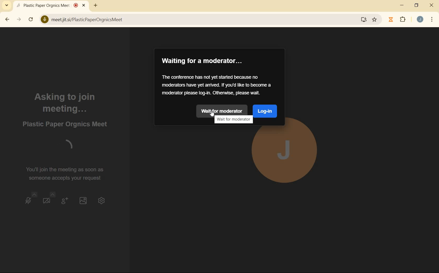  I want to click on invite people, so click(64, 201).